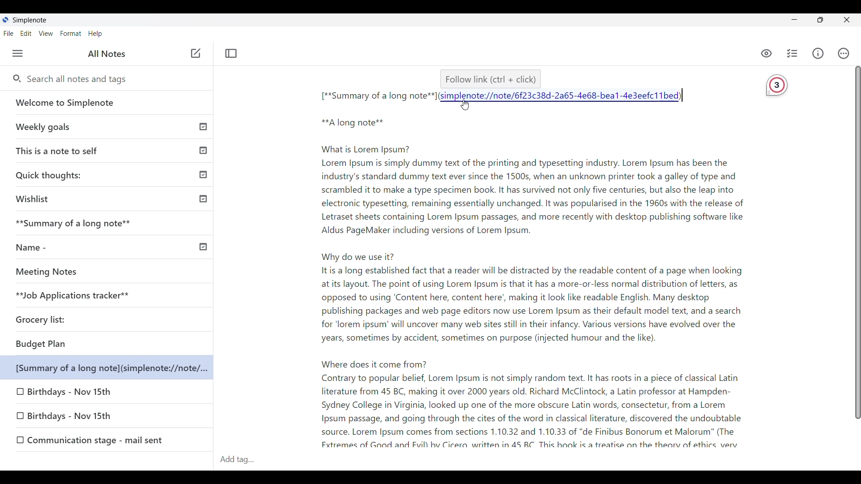  What do you see at coordinates (109, 223) in the screenshot?
I see `Summary of a long note` at bounding box center [109, 223].